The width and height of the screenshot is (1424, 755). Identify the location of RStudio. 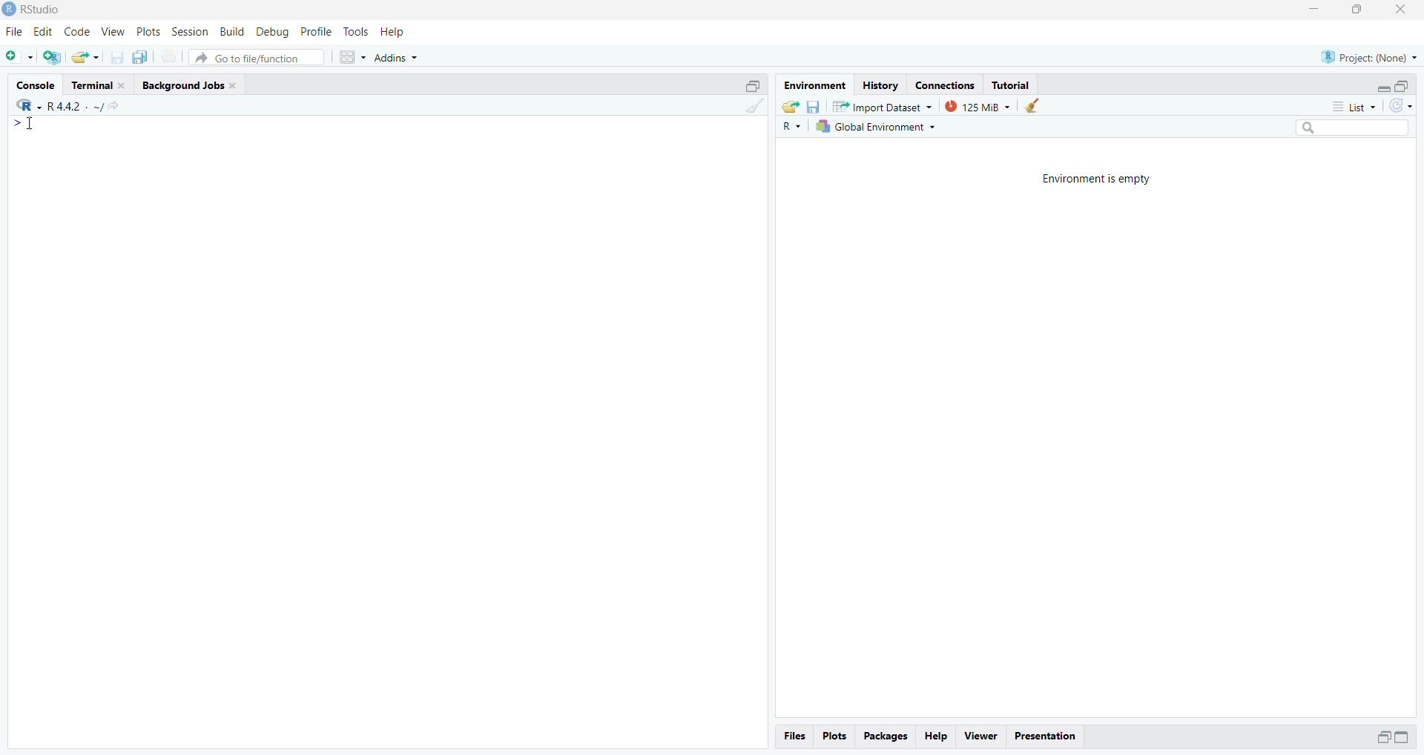
(40, 8).